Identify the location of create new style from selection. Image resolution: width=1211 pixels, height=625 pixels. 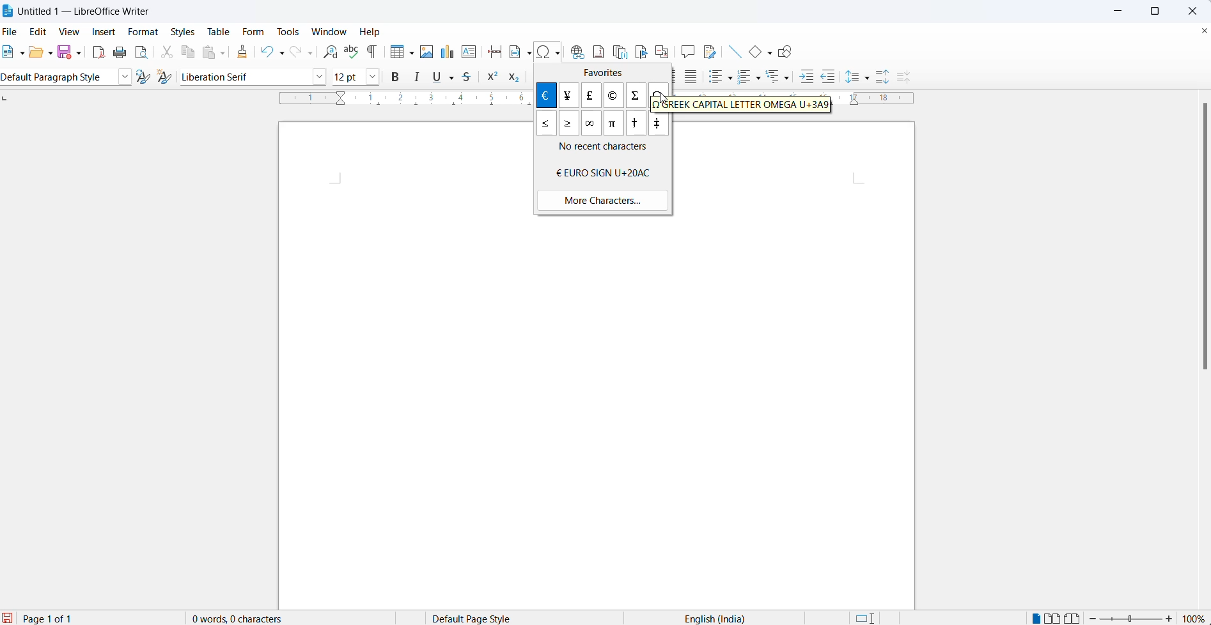
(165, 78).